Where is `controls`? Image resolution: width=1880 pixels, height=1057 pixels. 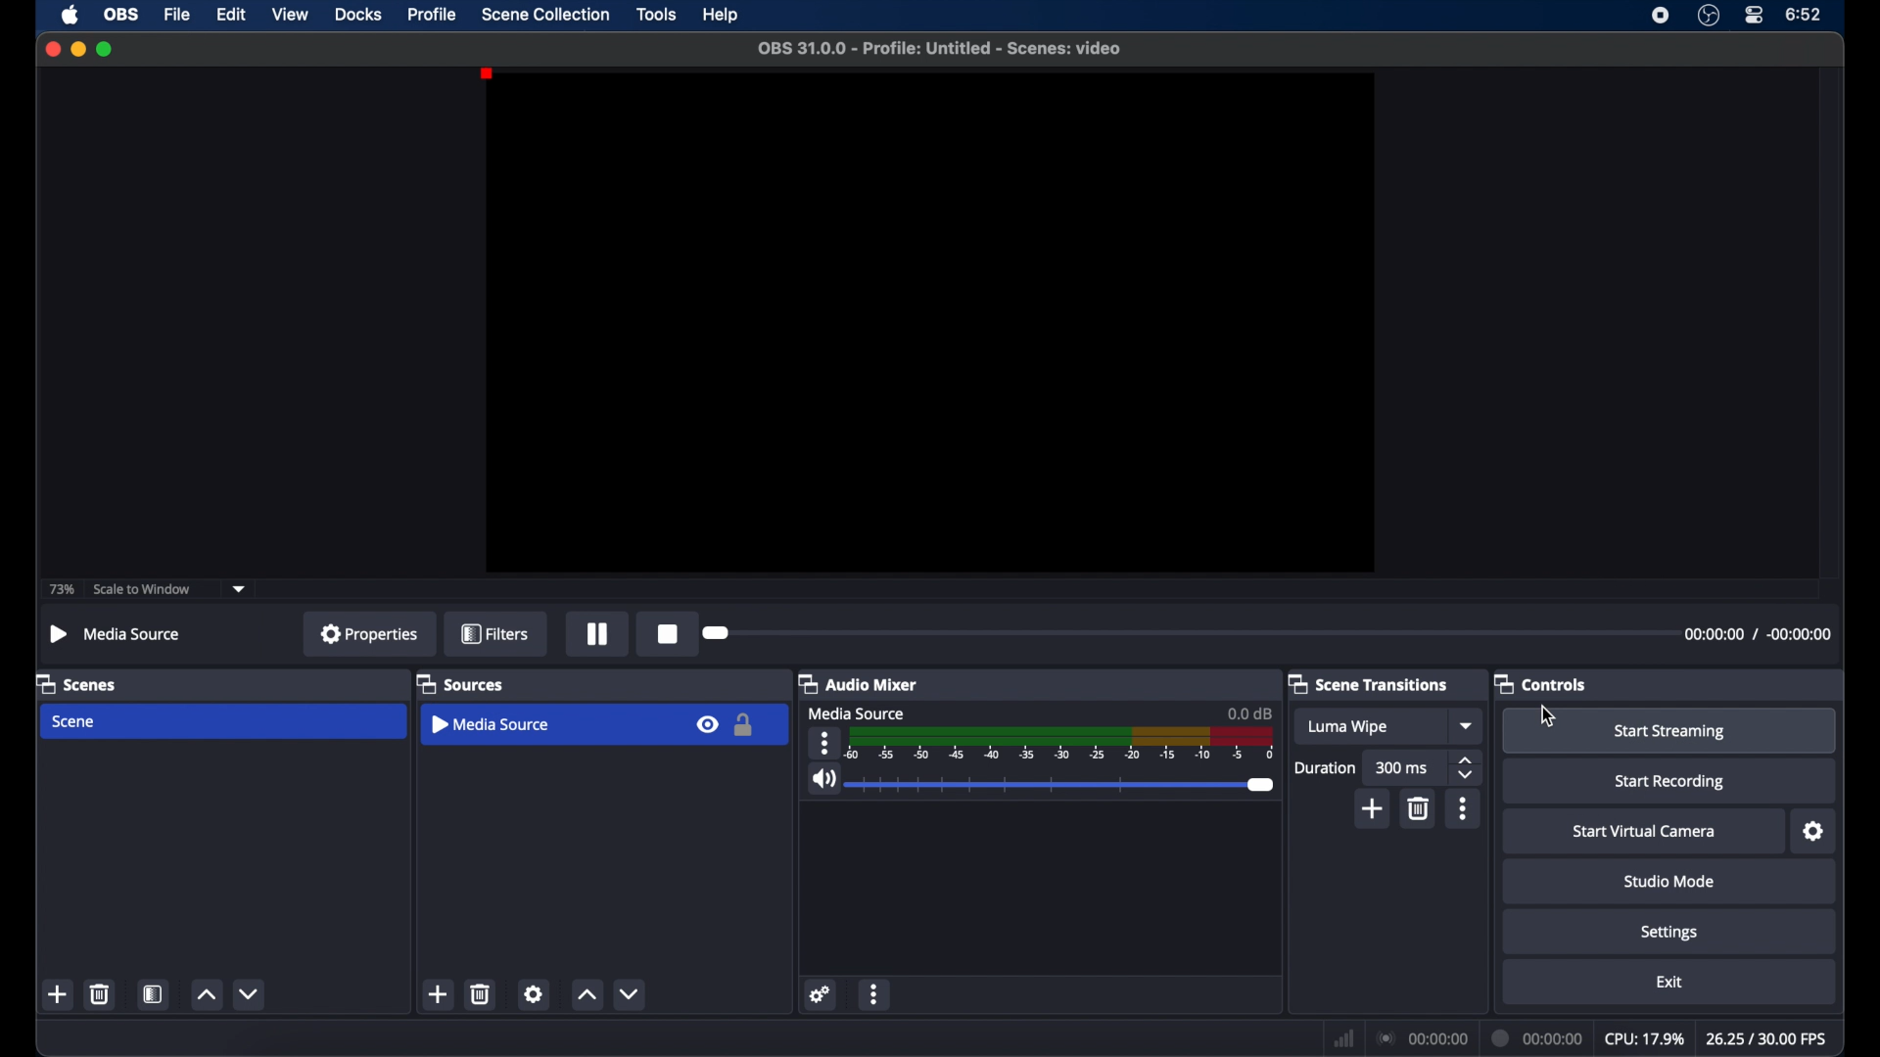 controls is located at coordinates (1541, 684).